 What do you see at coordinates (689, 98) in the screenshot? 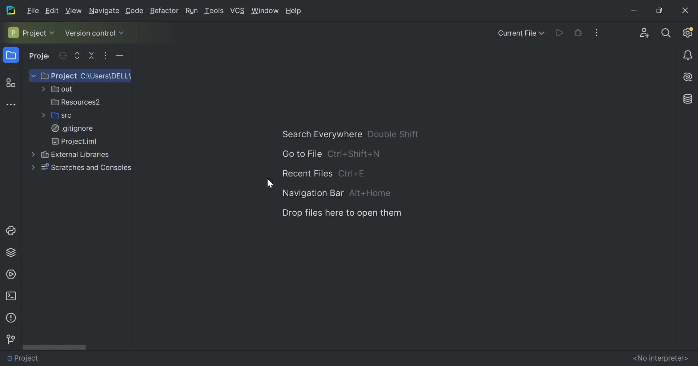
I see `Database` at bounding box center [689, 98].